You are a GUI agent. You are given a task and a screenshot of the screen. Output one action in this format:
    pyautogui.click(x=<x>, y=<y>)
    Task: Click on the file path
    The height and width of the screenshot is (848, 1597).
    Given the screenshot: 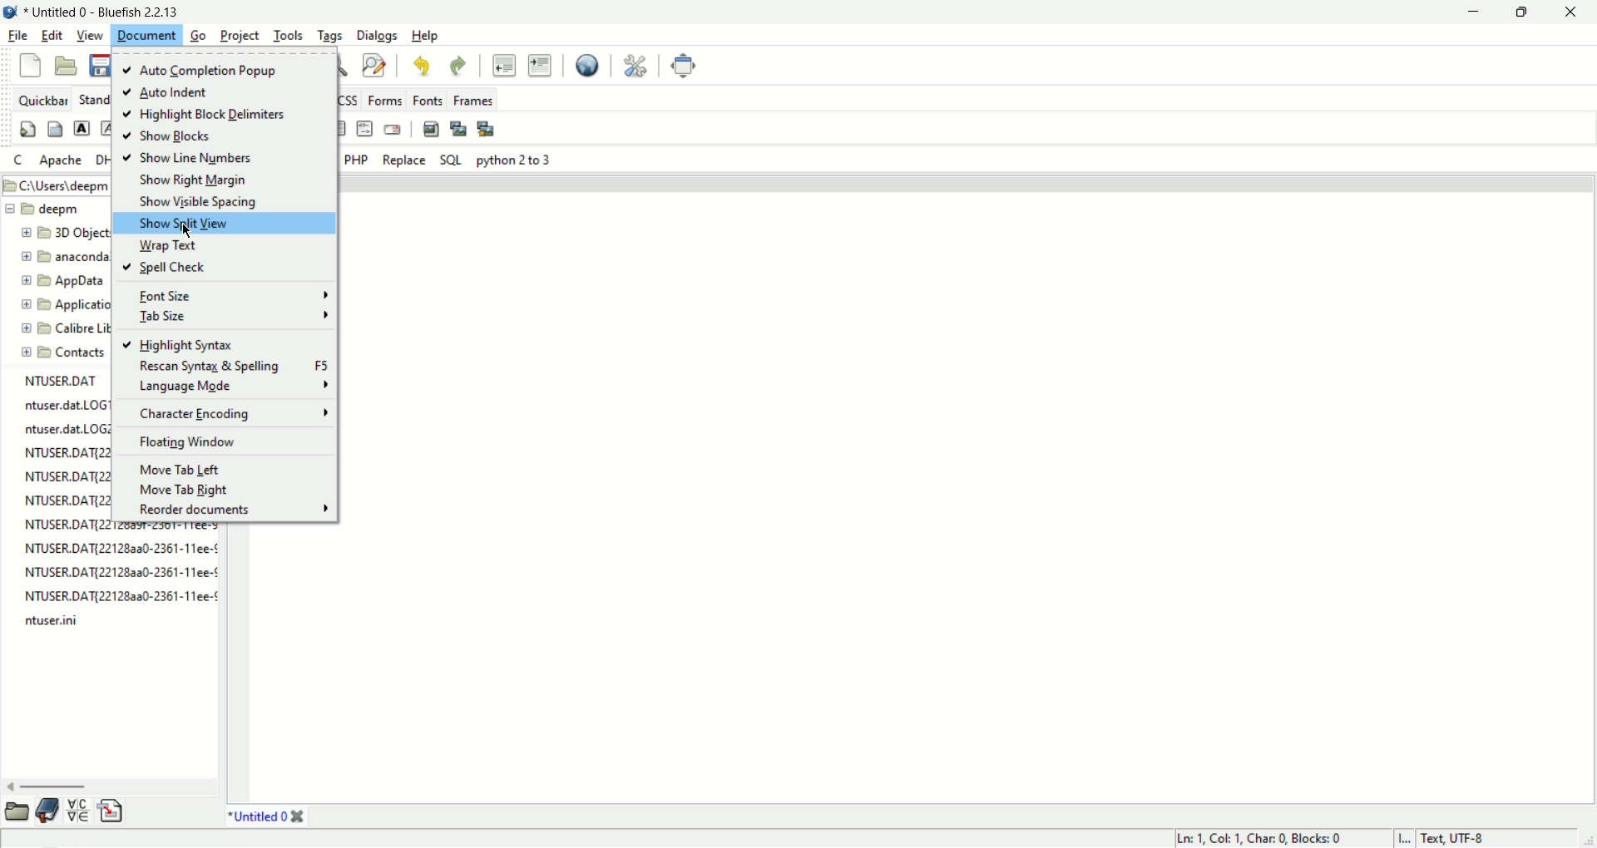 What is the action you would take?
    pyautogui.click(x=55, y=185)
    